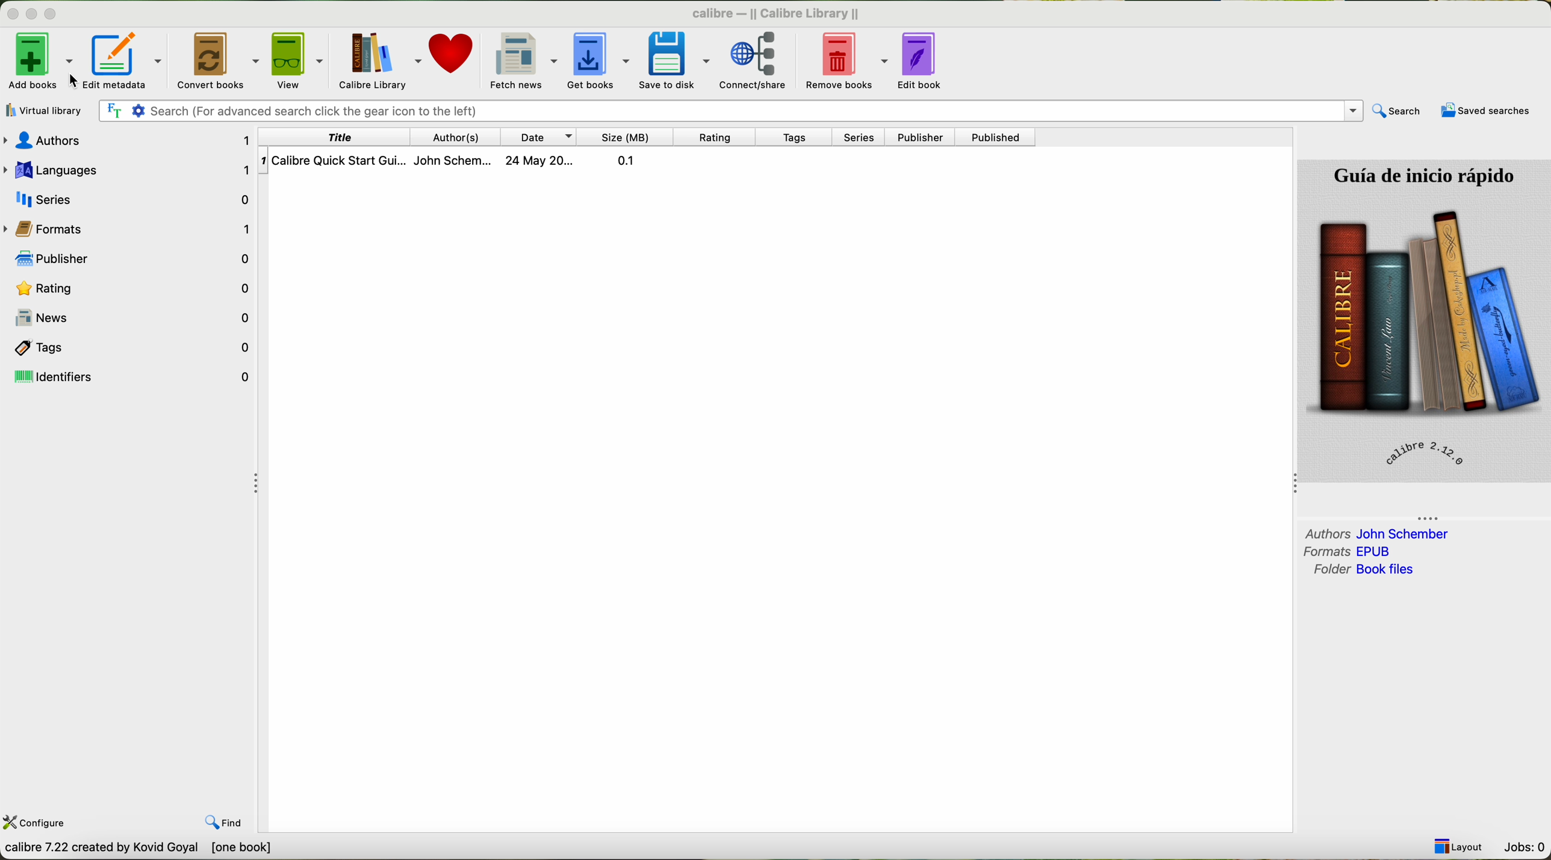 The image size is (1551, 860). I want to click on saved searches, so click(1484, 112).